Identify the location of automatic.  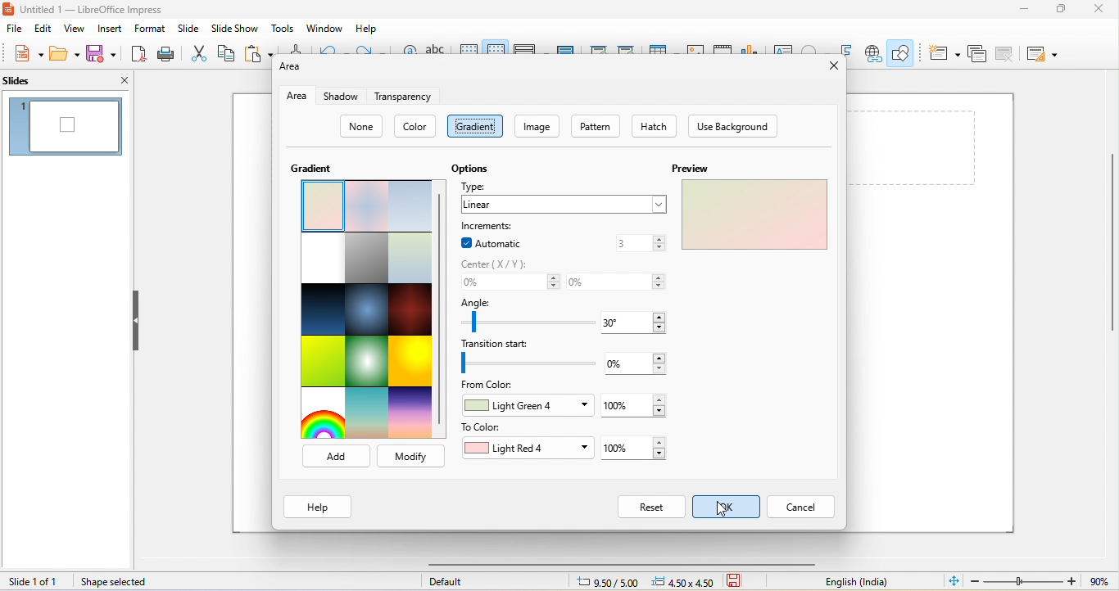
(500, 244).